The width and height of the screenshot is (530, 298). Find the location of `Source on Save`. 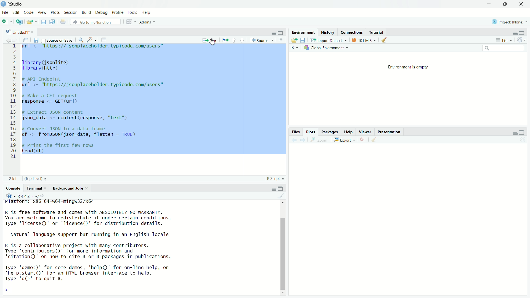

Source on Save is located at coordinates (57, 40).